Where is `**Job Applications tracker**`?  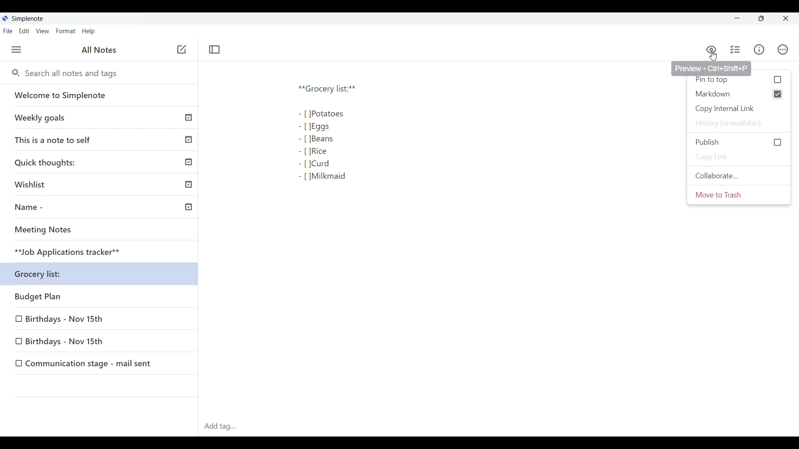 **Job Applications tracker** is located at coordinates (102, 252).